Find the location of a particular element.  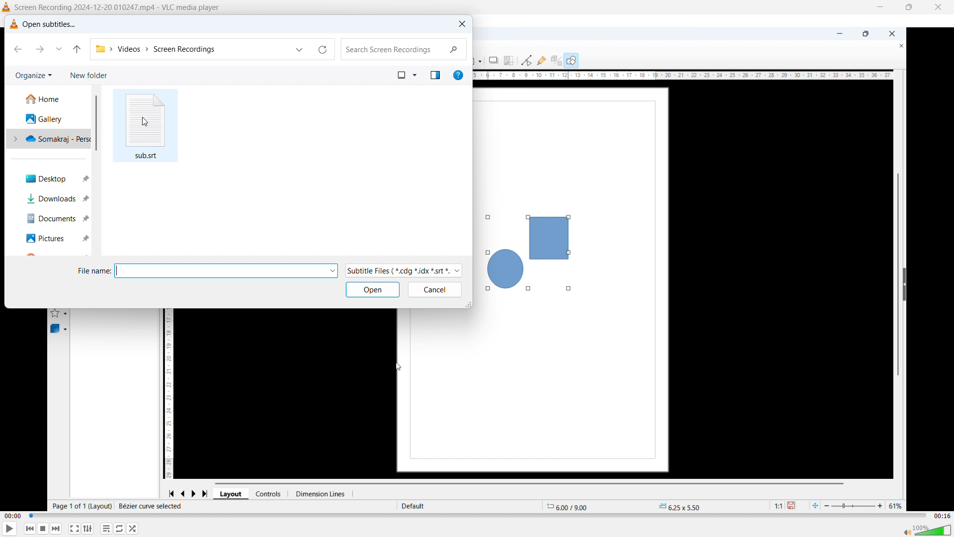

Home folder  is located at coordinates (44, 99).